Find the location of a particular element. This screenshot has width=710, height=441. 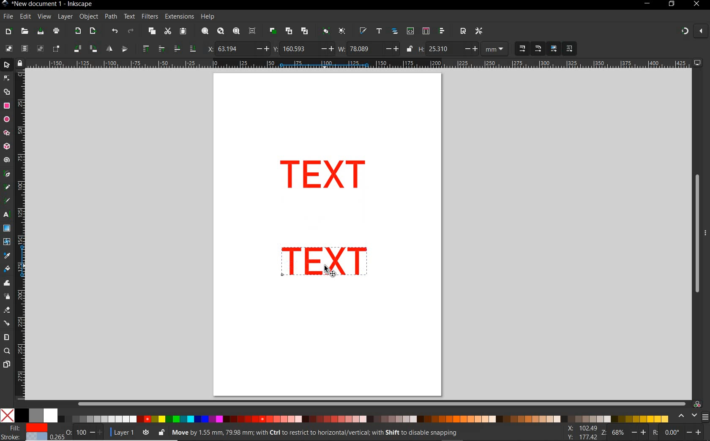

no objects selected is located at coordinates (324, 433).